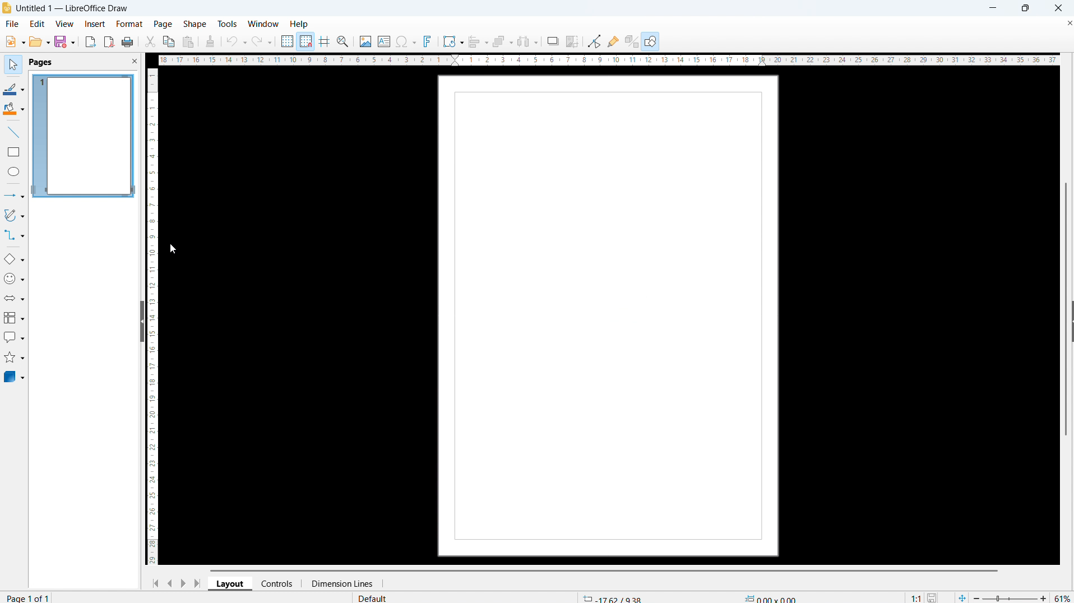 This screenshot has width=1074, height=603. Describe the element at coordinates (15, 377) in the screenshot. I see `3D objects` at that location.